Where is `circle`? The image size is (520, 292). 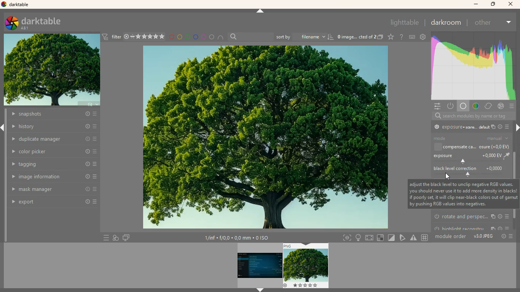 circle is located at coordinates (212, 36).